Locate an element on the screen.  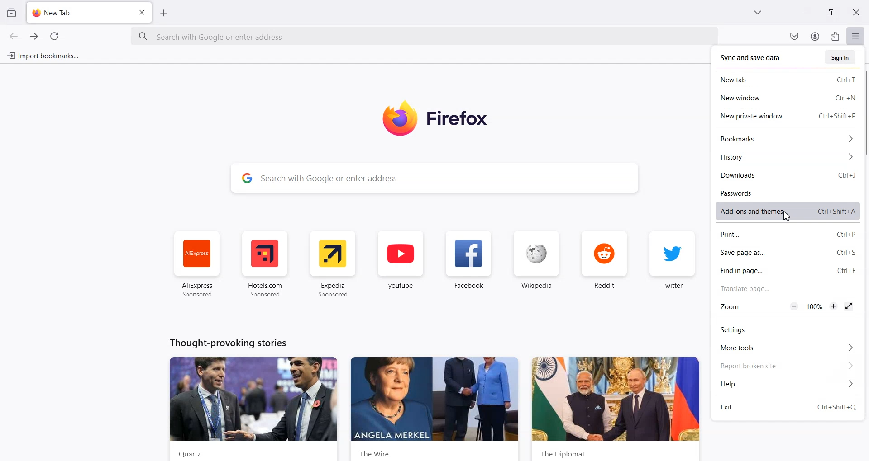
youtube is located at coordinates (402, 263).